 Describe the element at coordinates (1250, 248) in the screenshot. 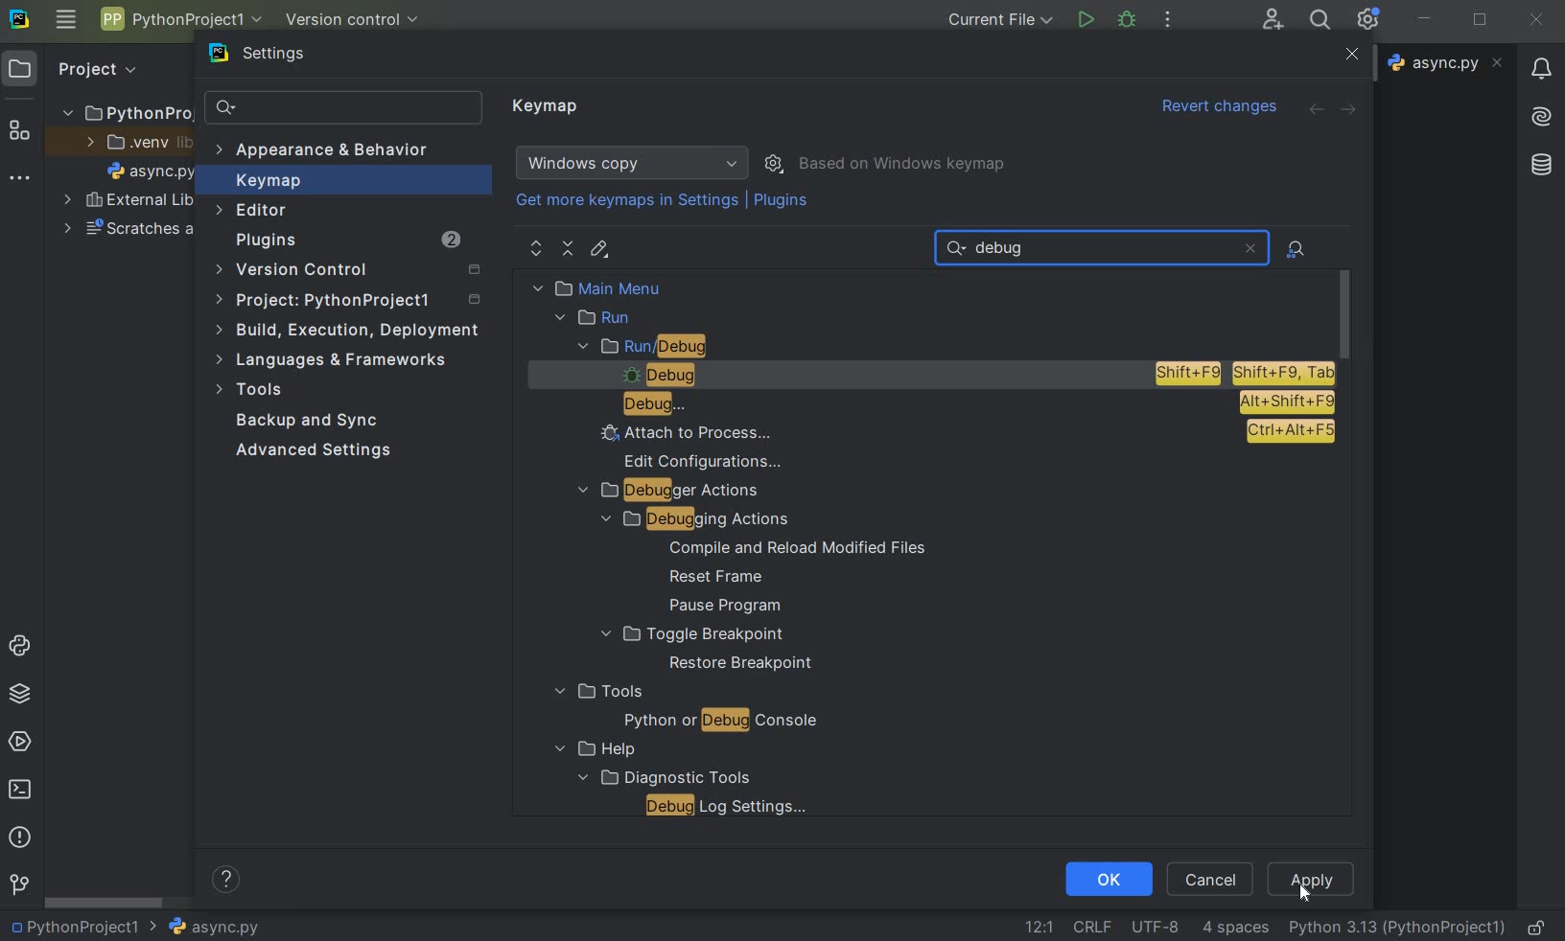

I see `close` at that location.